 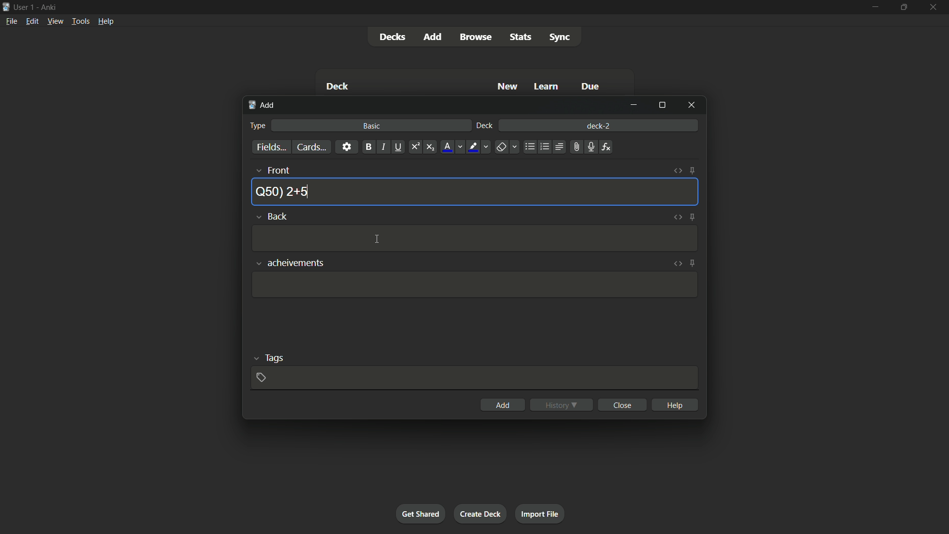 I want to click on alignment, so click(x=559, y=146).